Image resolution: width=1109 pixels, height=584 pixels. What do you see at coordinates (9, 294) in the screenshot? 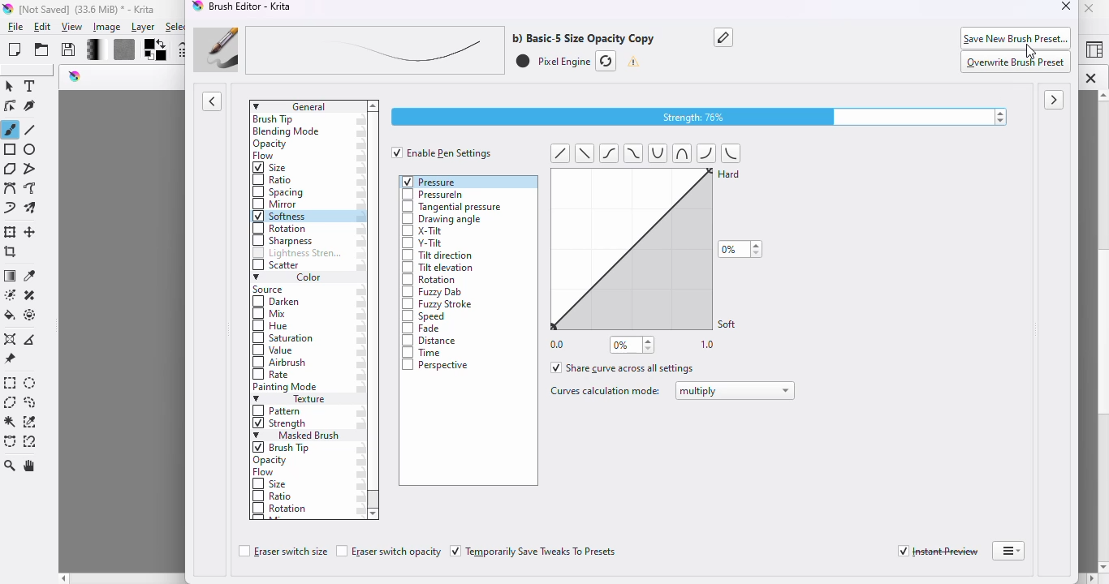
I see `colorize mask tool` at bounding box center [9, 294].